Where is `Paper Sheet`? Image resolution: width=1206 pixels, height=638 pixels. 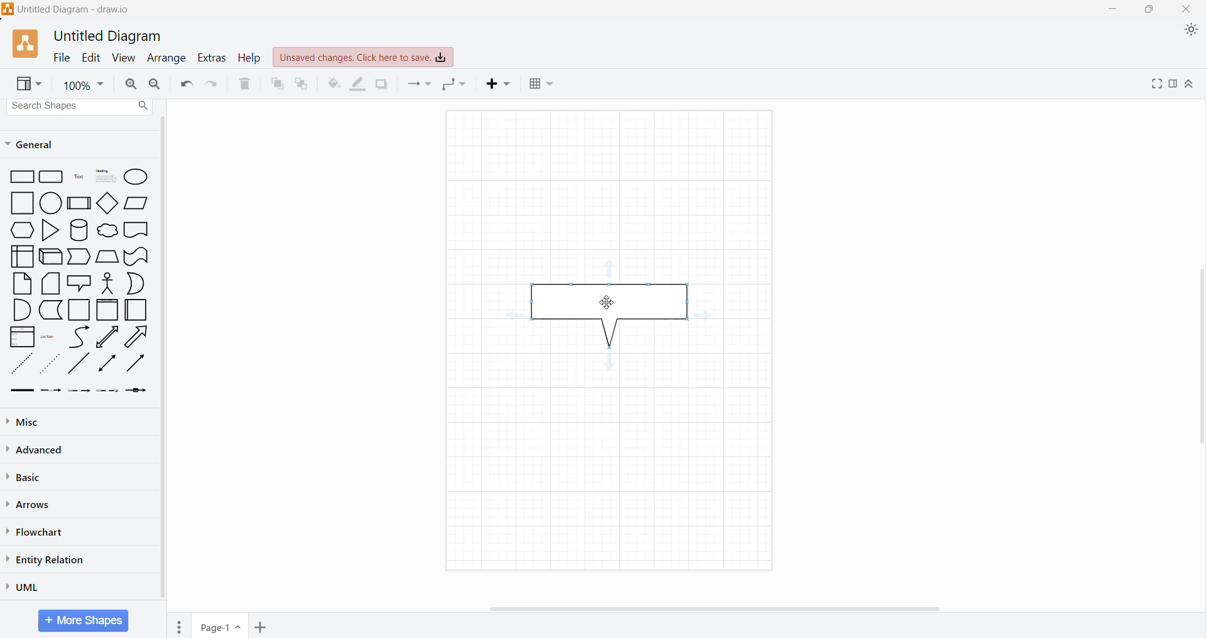 Paper Sheet is located at coordinates (23, 283).